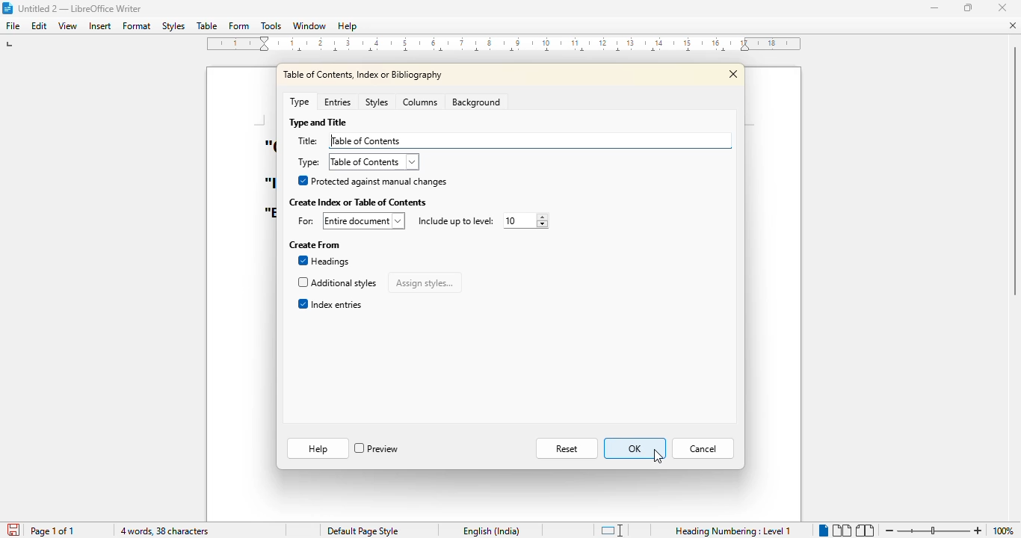  I want to click on help, so click(318, 449).